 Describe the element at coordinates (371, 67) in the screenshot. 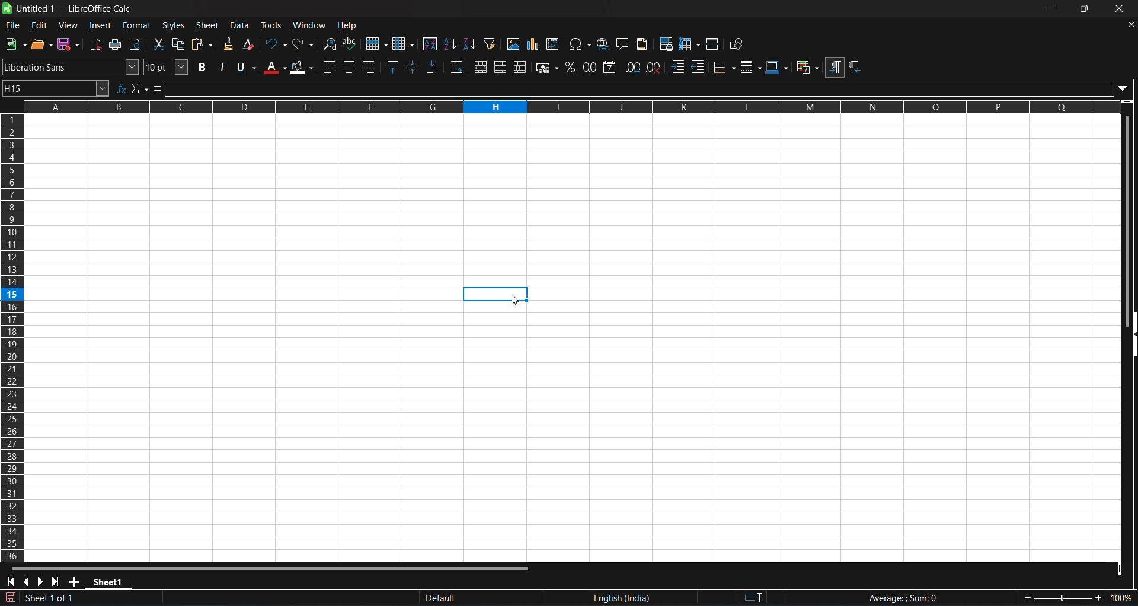

I see `align right` at that location.